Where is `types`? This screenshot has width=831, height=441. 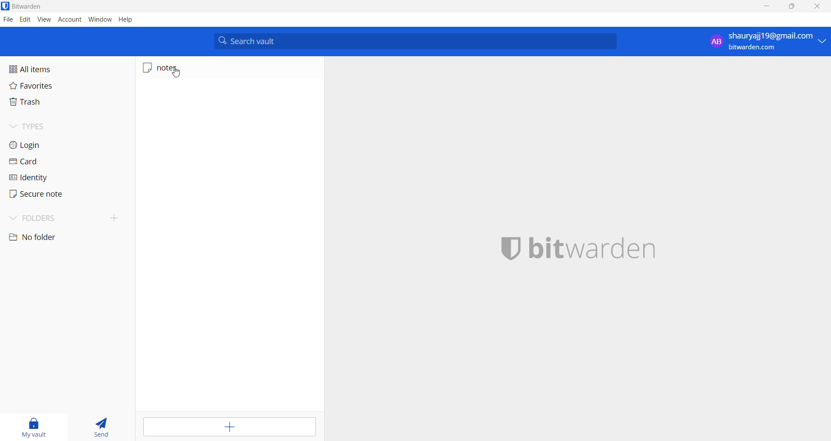 types is located at coordinates (39, 126).